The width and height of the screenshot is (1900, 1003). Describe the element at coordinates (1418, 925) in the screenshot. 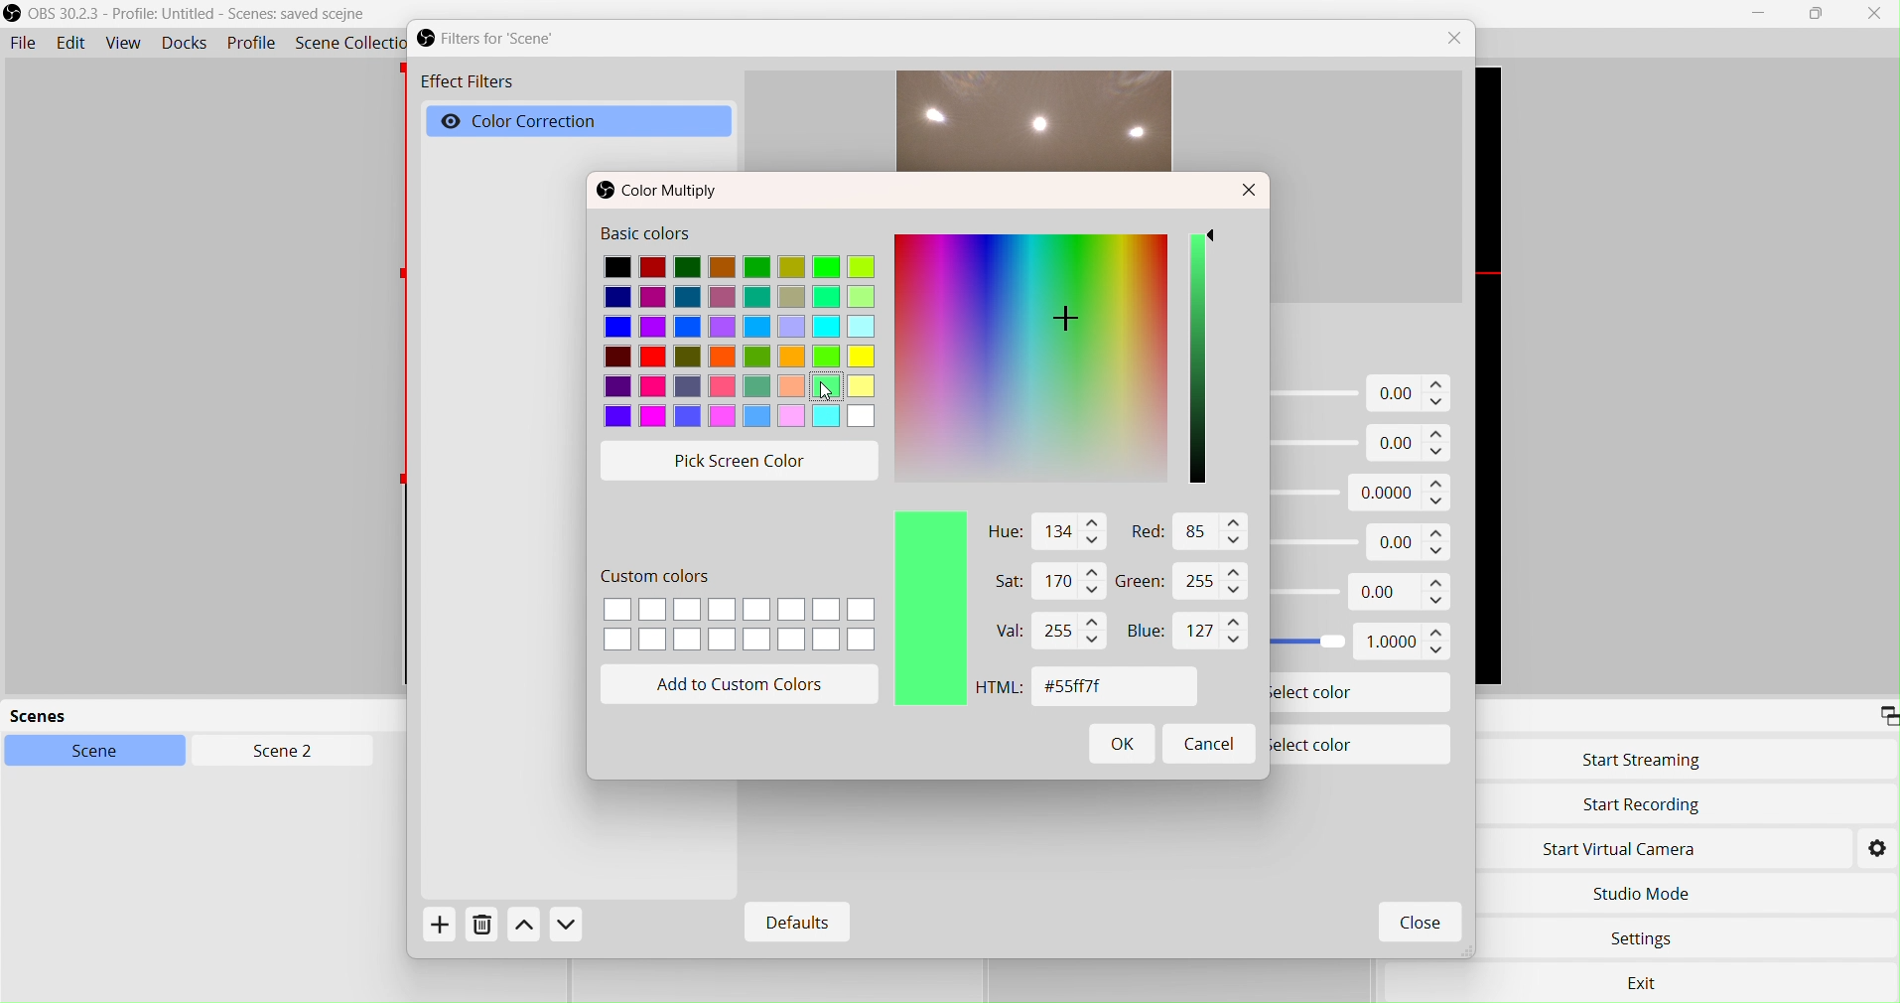

I see `Close` at that location.